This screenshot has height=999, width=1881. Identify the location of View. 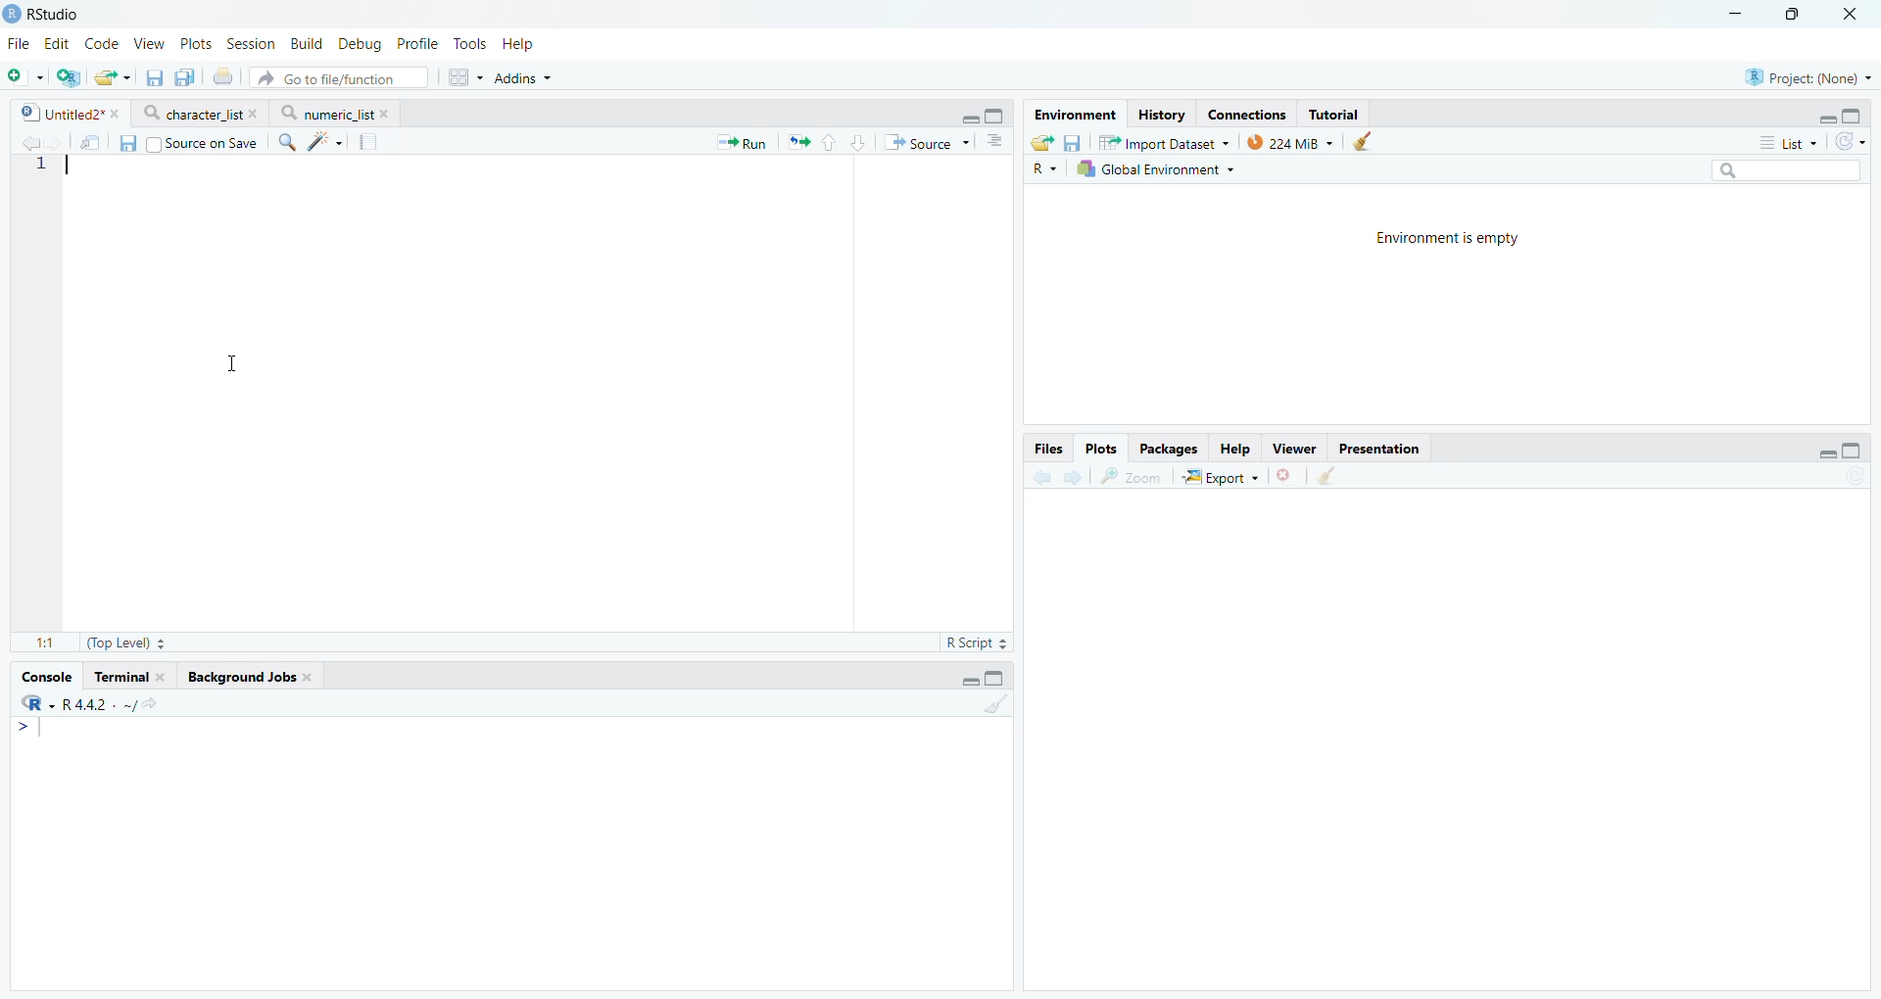
(152, 41).